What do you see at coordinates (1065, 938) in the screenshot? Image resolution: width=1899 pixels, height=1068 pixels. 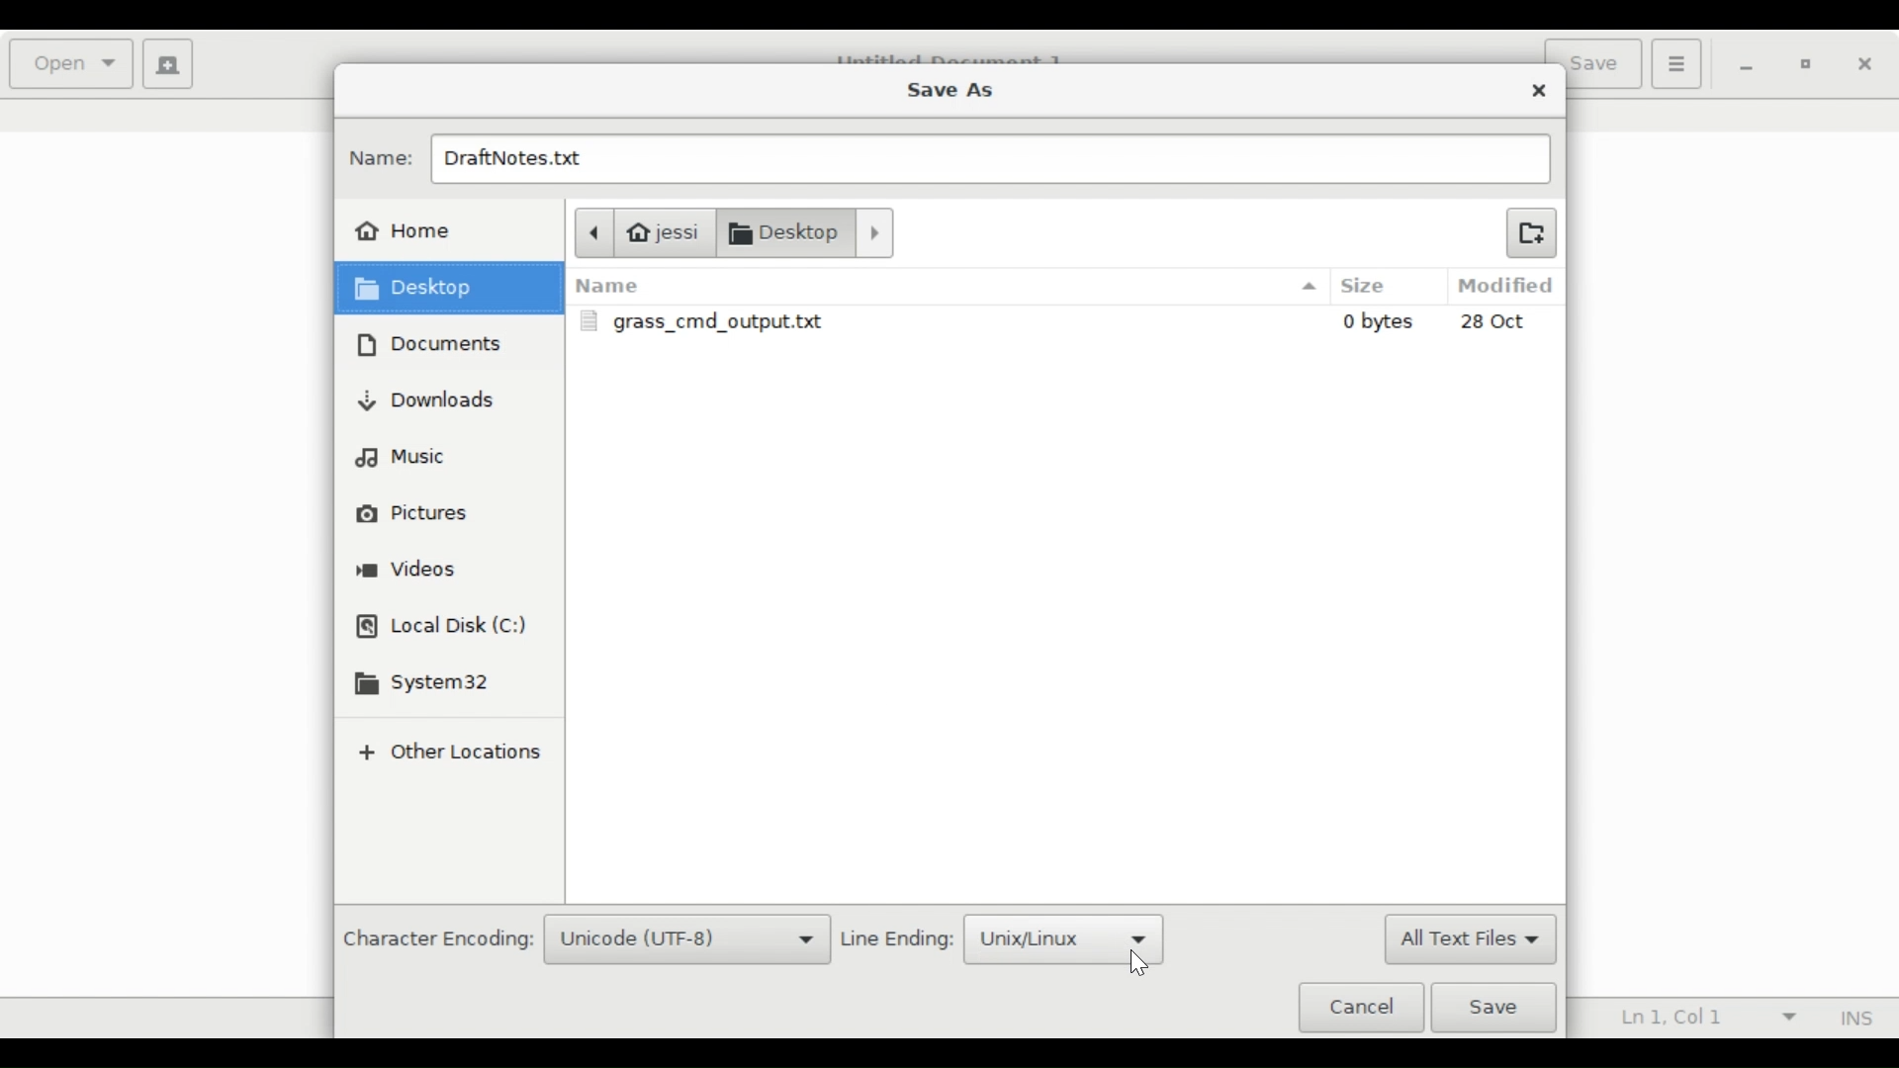 I see `Unix/Linux` at bounding box center [1065, 938].